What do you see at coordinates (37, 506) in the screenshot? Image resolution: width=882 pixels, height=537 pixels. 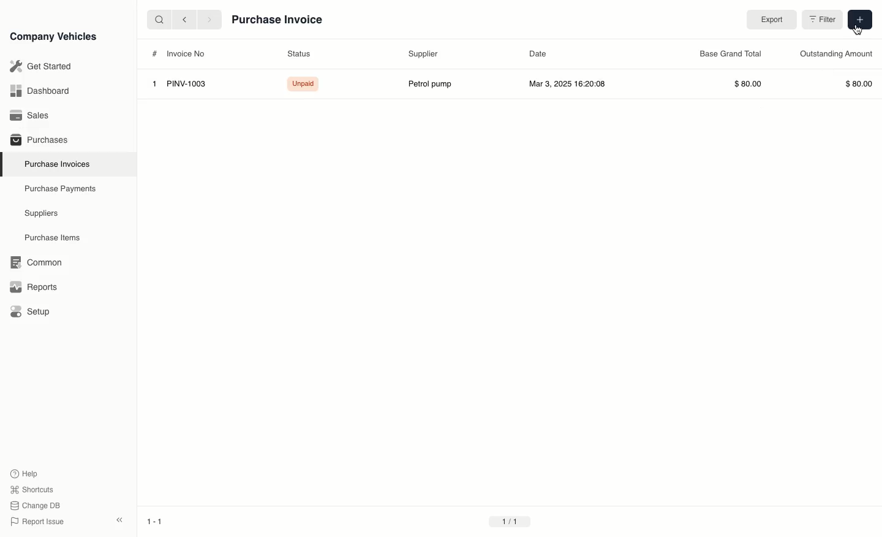 I see `change DB` at bounding box center [37, 506].